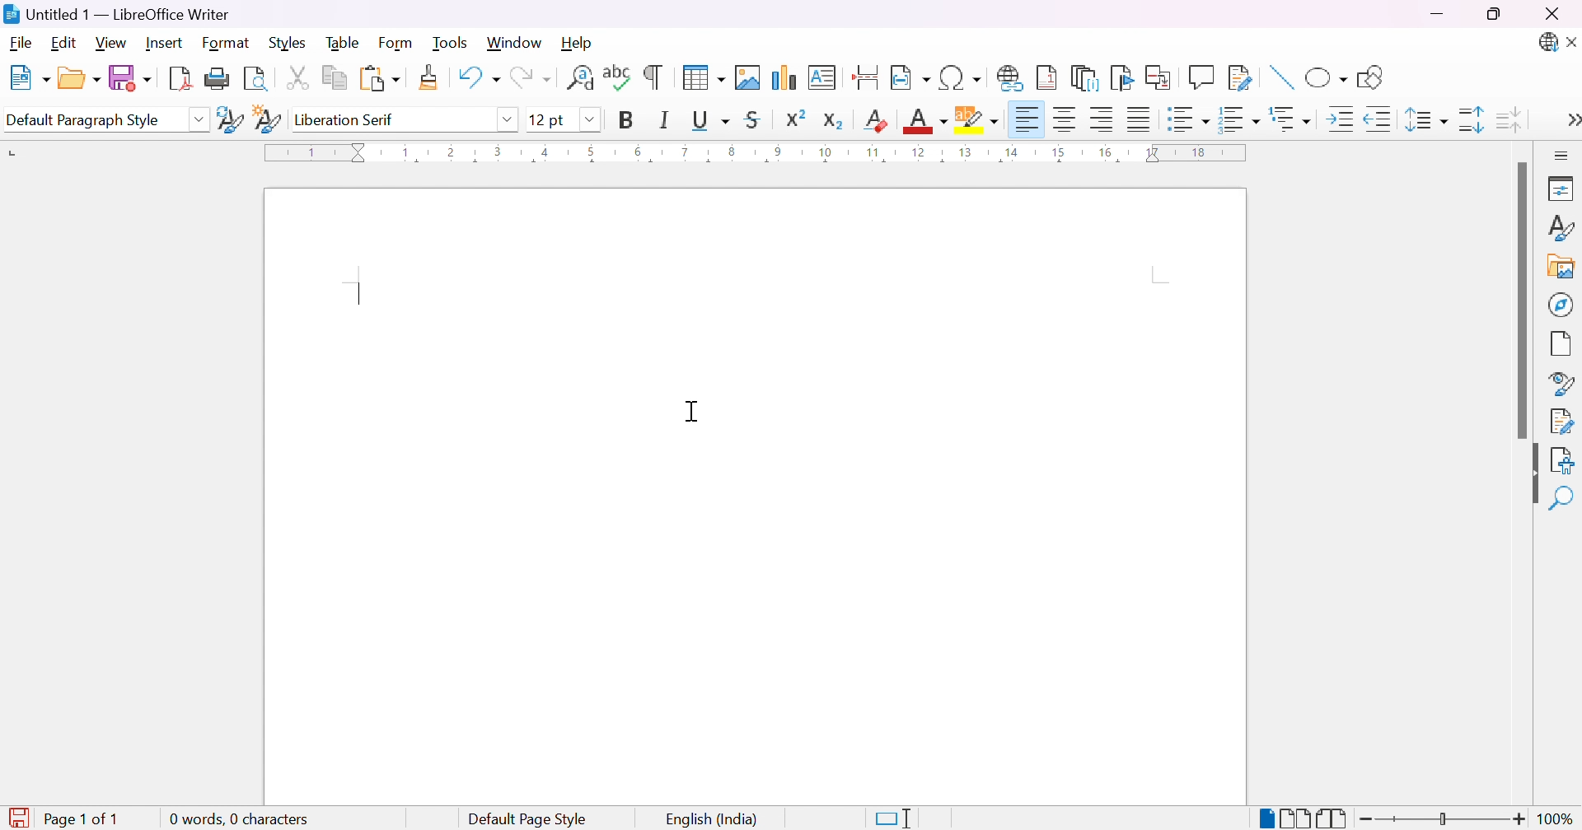 Image resolution: width=1582 pixels, height=830 pixels. What do you see at coordinates (179, 77) in the screenshot?
I see `Export as PDF` at bounding box center [179, 77].